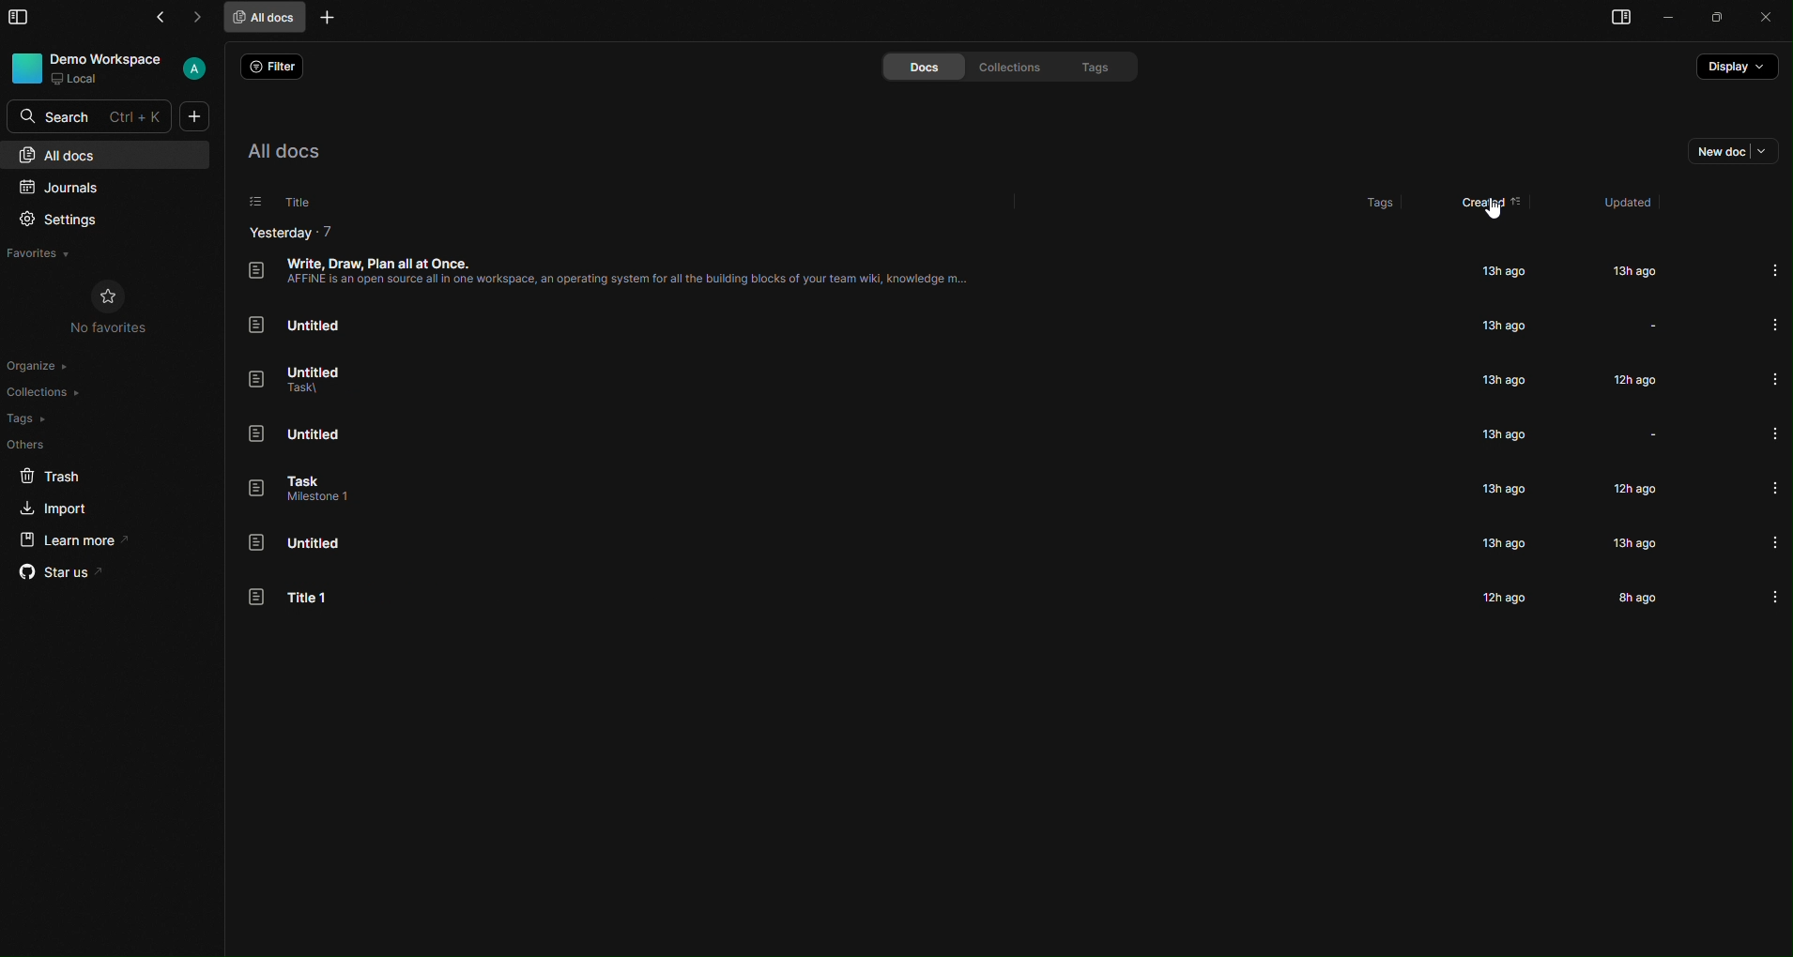 This screenshot has width=1793, height=957. Describe the element at coordinates (307, 376) in the screenshot. I see `Untitled` at that location.